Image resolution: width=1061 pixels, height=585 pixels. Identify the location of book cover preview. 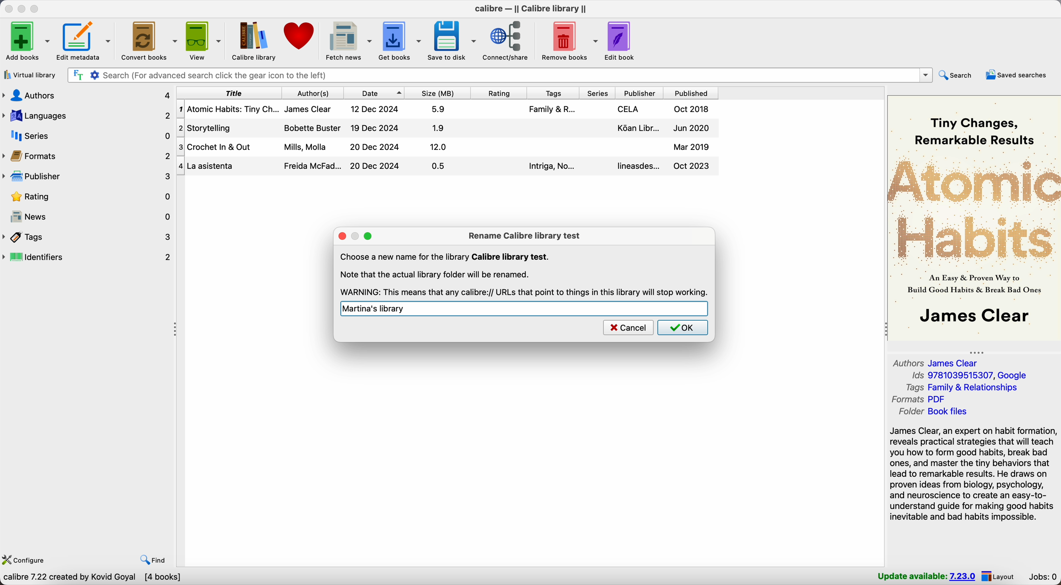
(973, 217).